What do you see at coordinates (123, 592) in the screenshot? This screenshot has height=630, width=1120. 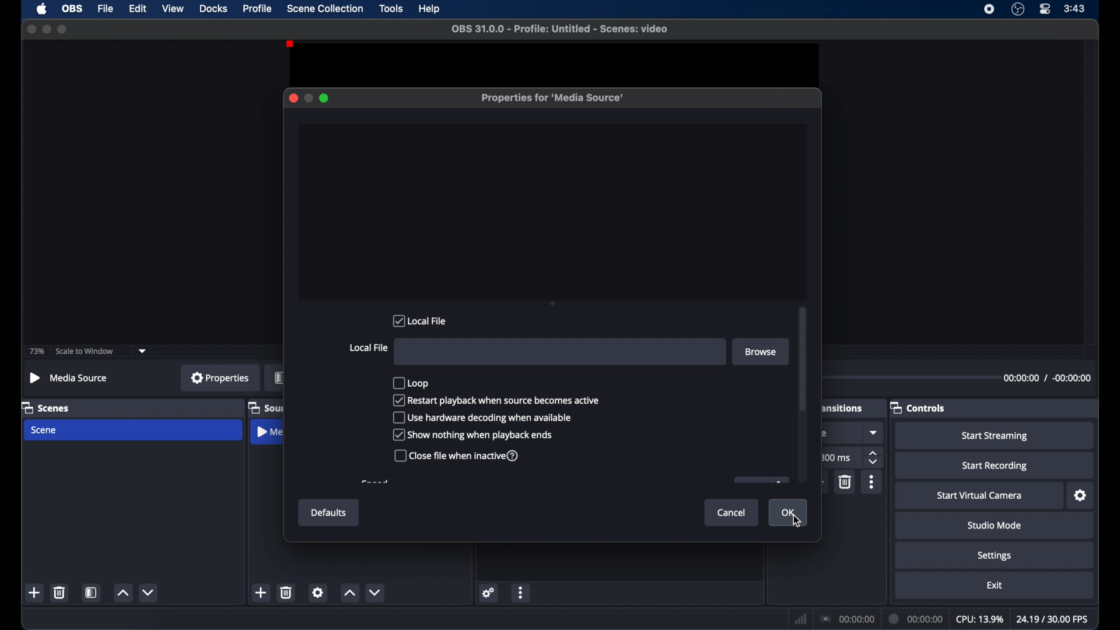 I see `increment` at bounding box center [123, 592].